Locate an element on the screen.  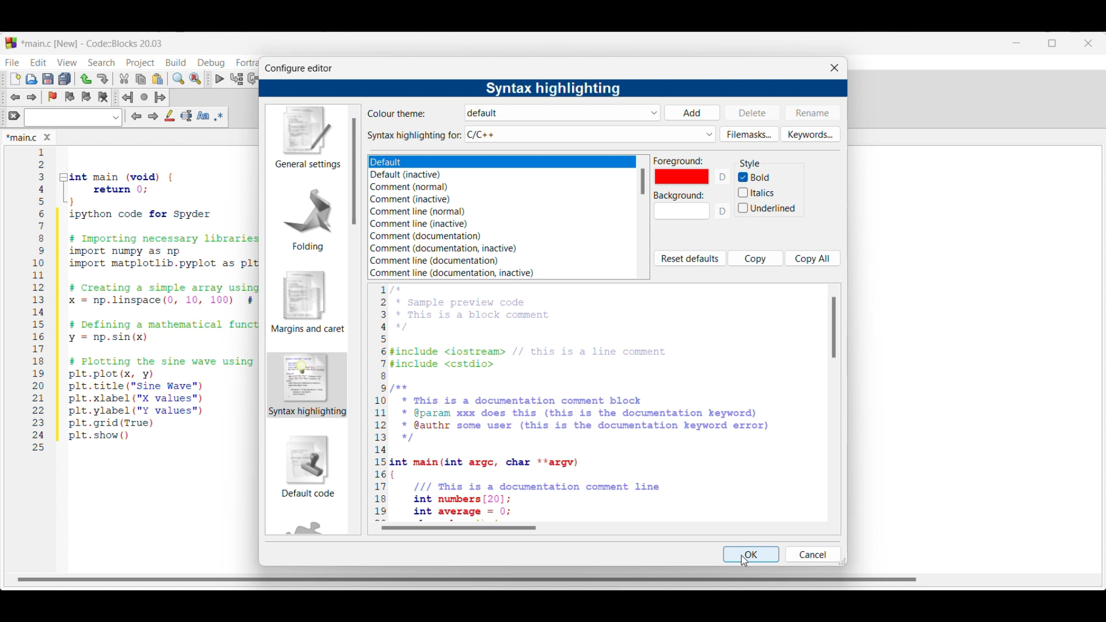
Cut is located at coordinates (124, 78).